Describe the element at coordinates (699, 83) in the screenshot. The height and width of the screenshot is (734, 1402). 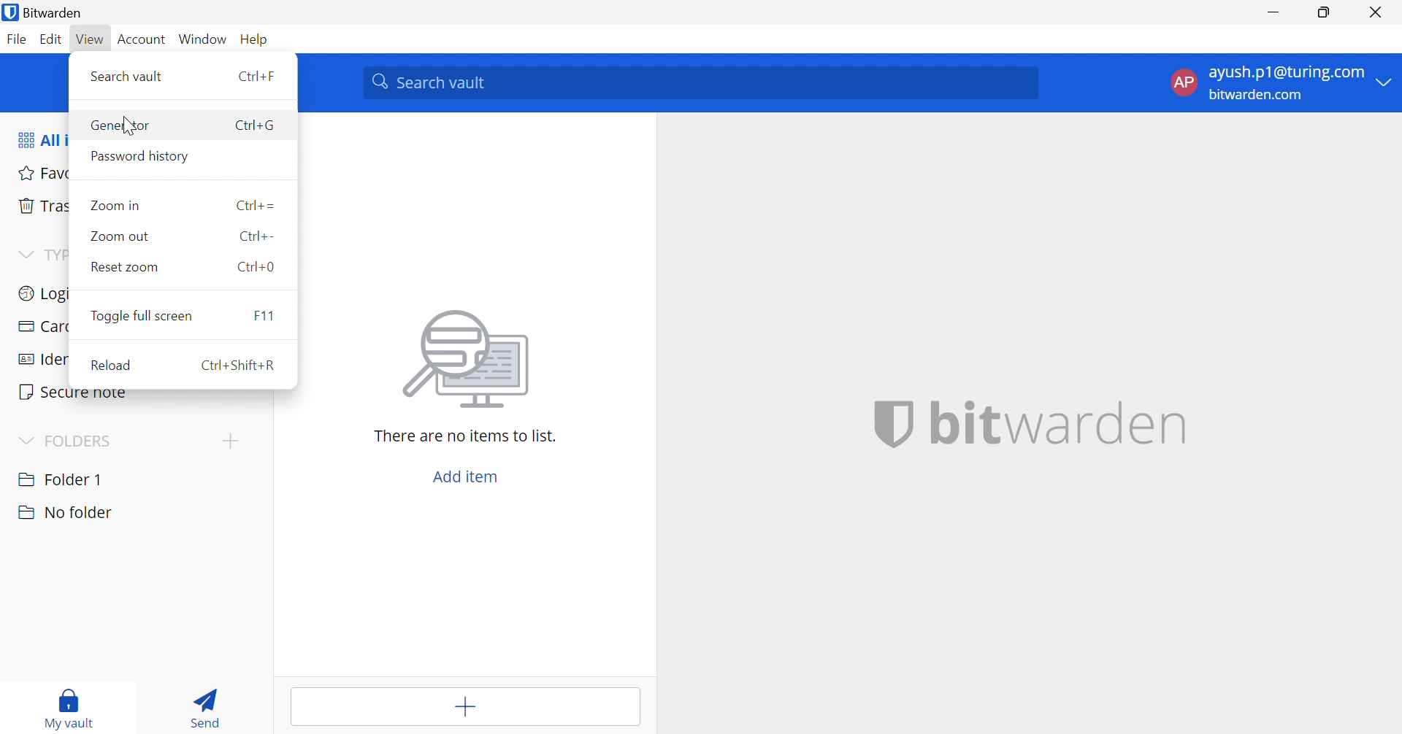
I see `Search vault` at that location.